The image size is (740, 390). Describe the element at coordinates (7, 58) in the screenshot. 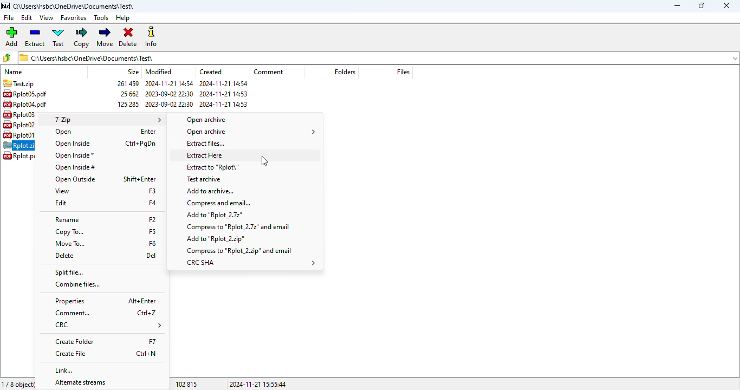

I see `browse files` at that location.